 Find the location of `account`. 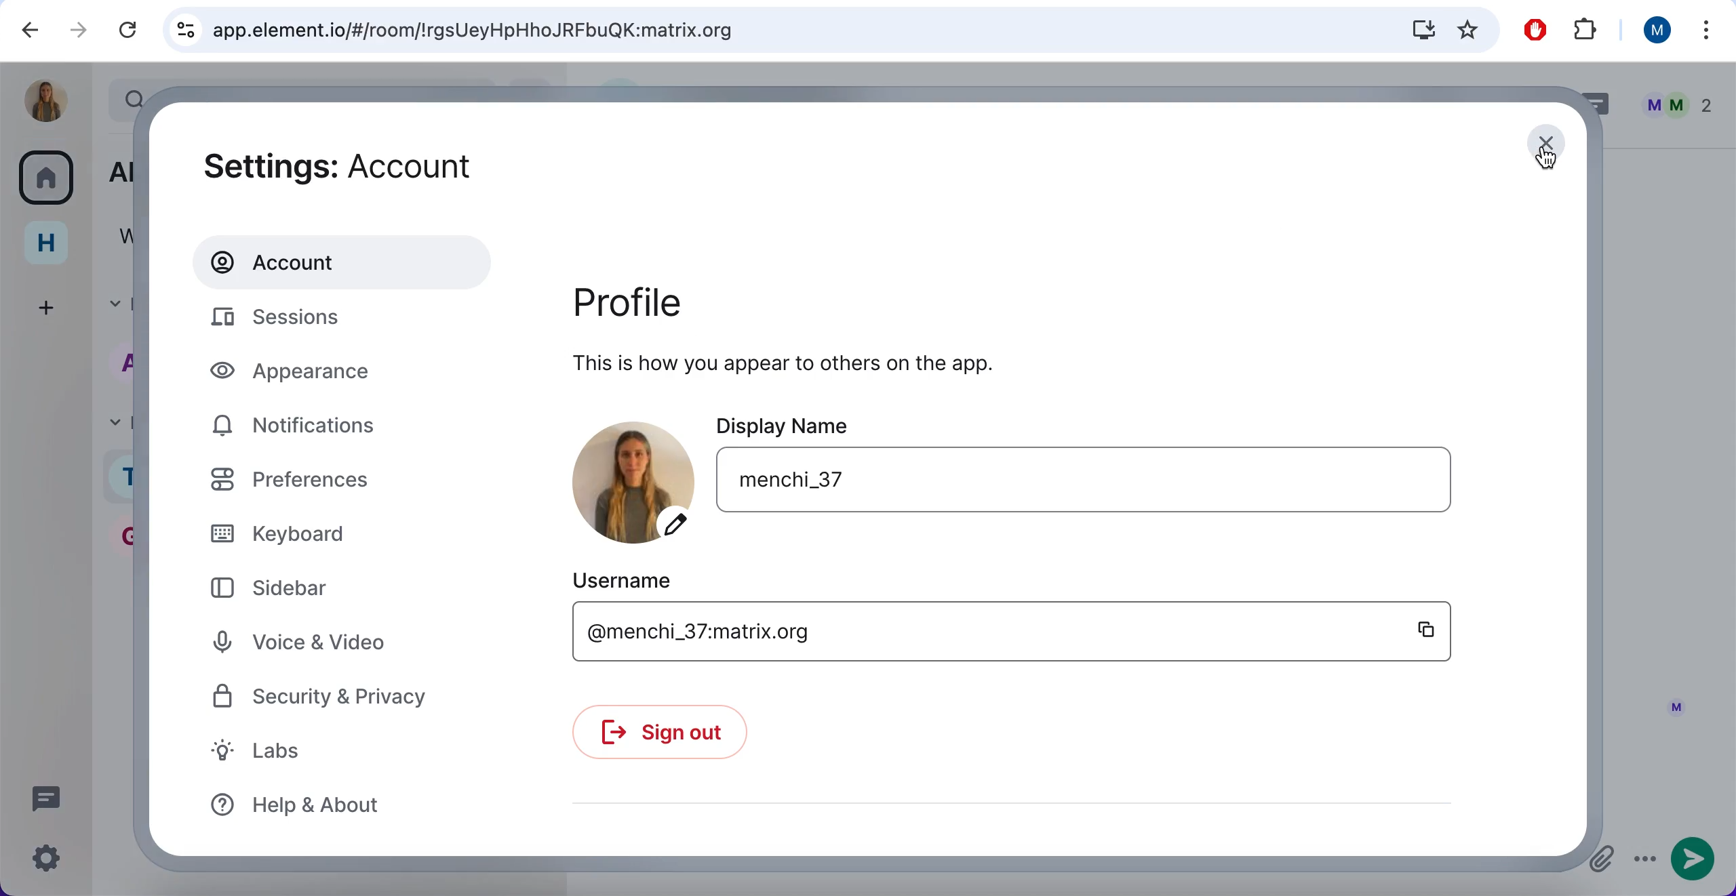

account is located at coordinates (347, 260).